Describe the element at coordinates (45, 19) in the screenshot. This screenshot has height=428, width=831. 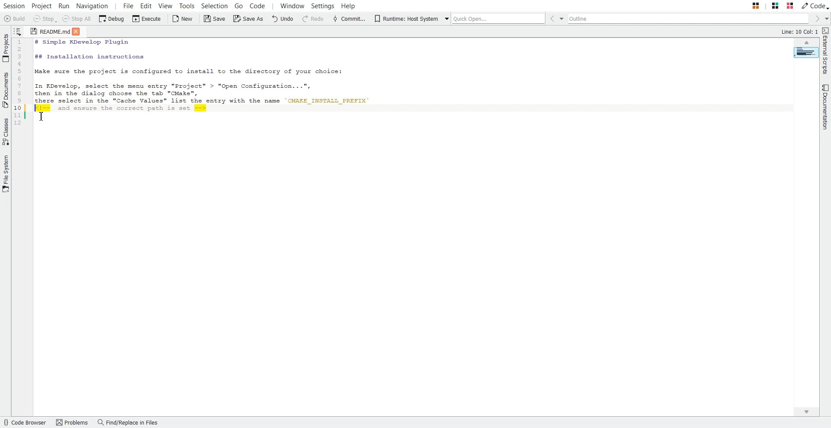
I see `Stop` at that location.